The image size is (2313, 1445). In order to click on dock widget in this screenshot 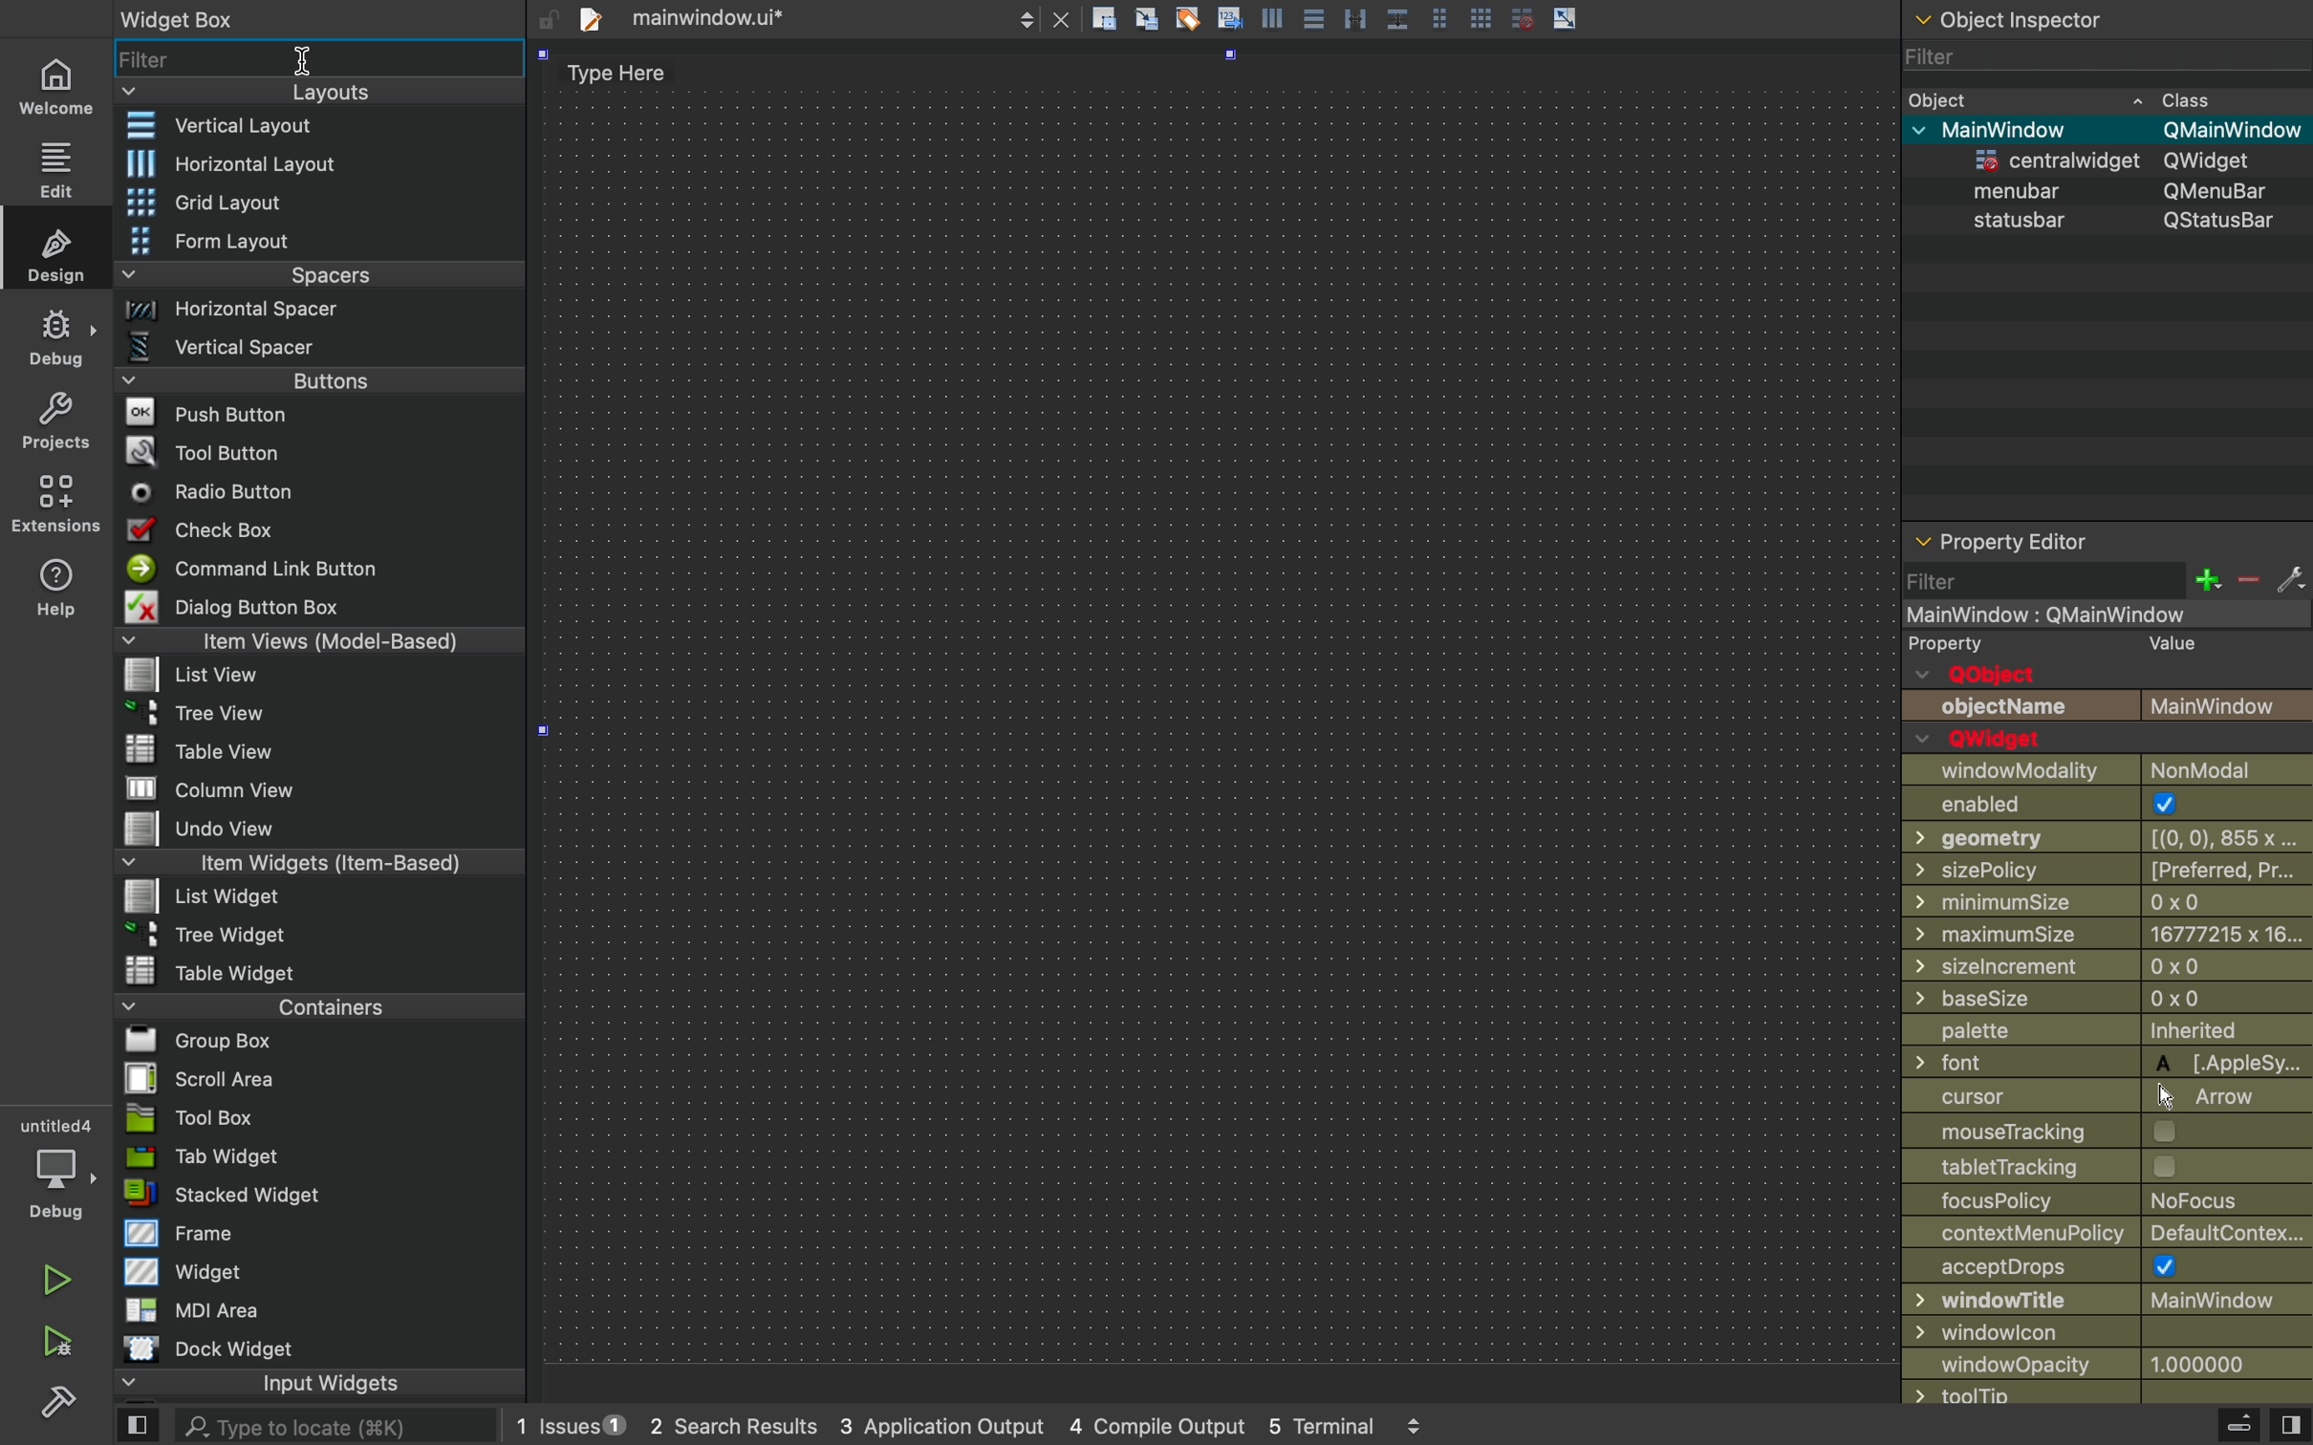, I will do `click(310, 1348)`.